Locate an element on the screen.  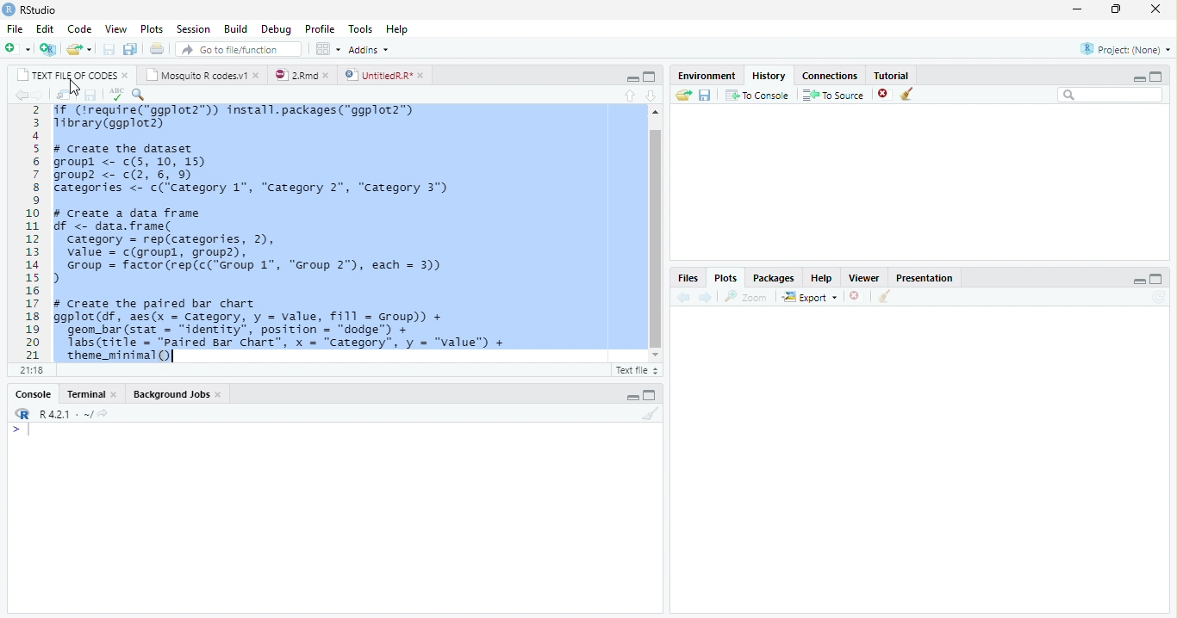
21:18 is located at coordinates (34, 370).